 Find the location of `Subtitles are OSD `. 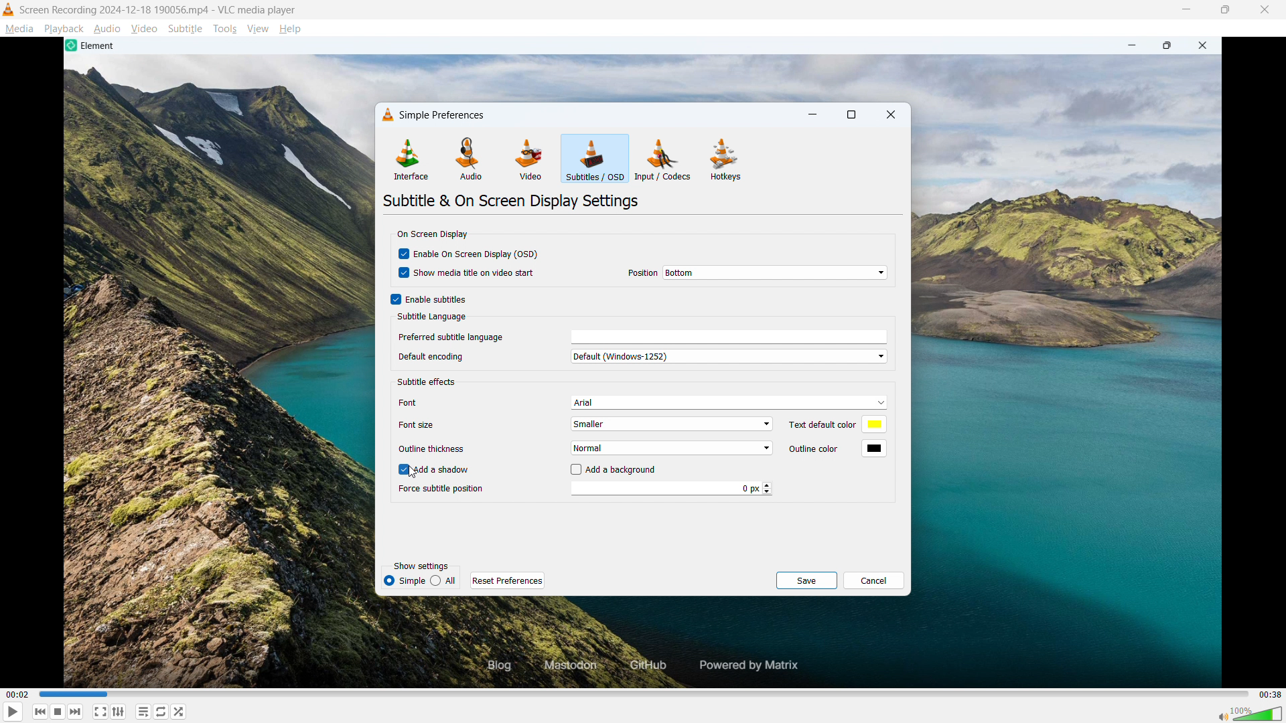

Subtitles are OSD  is located at coordinates (595, 158).